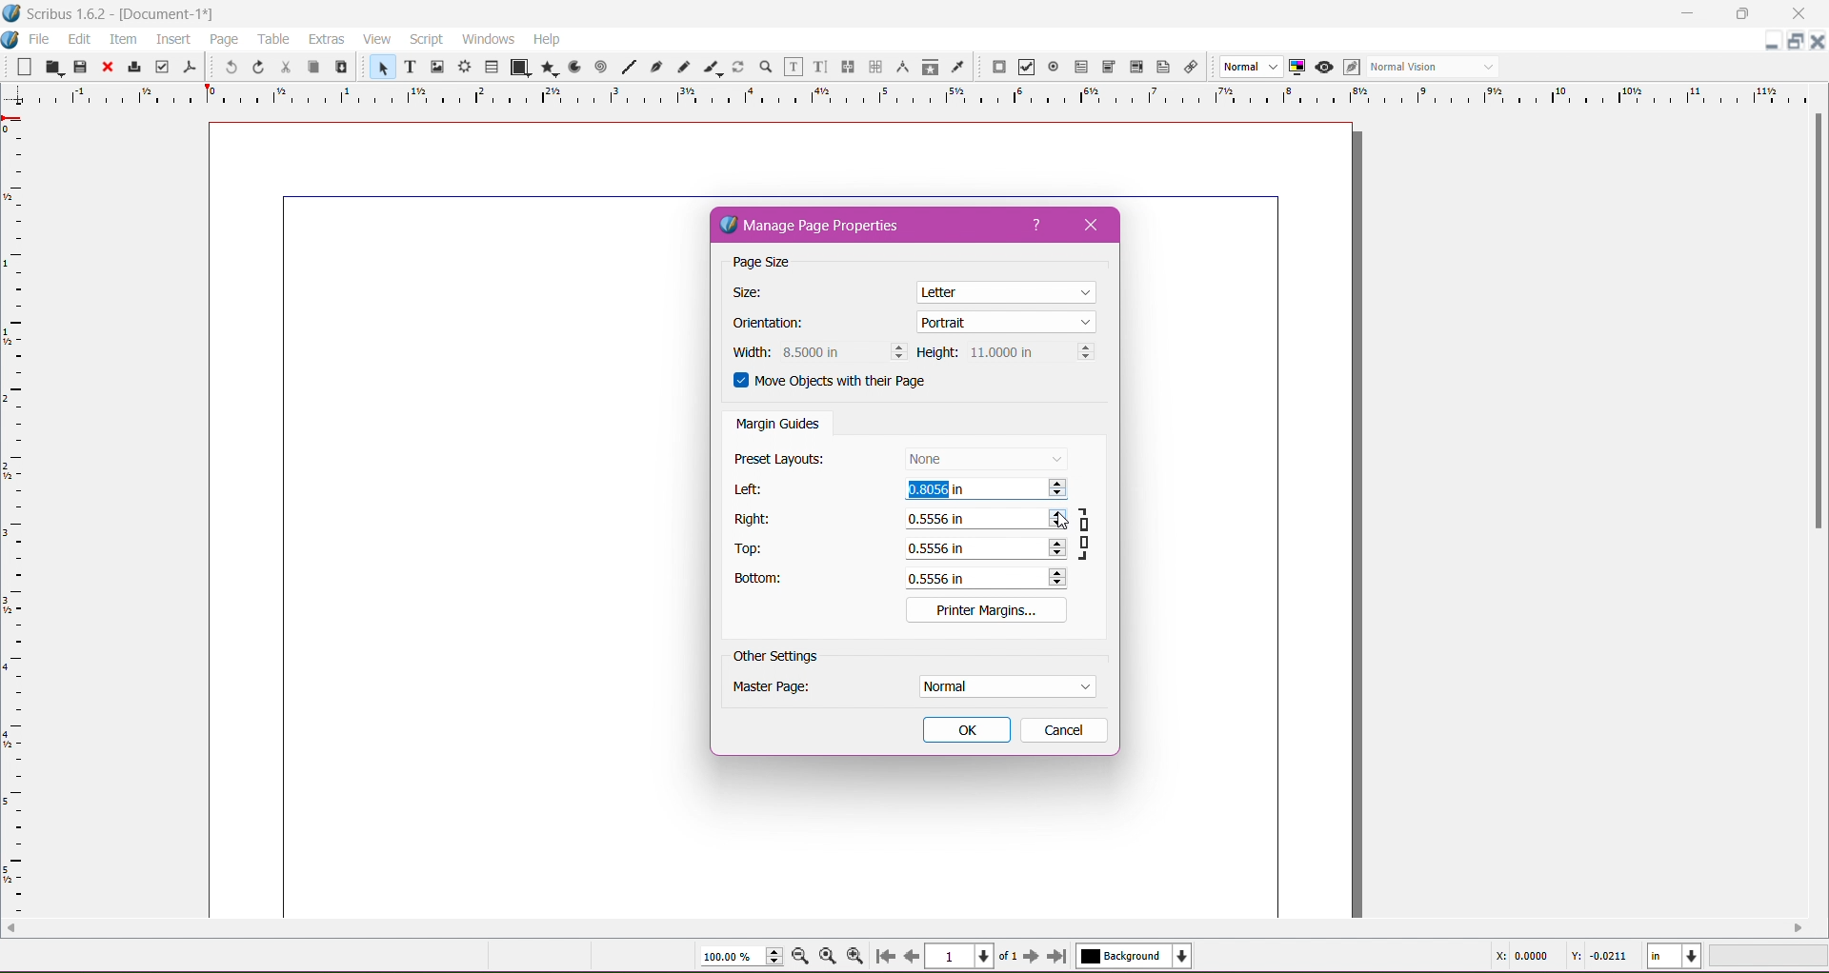  What do you see at coordinates (905, 928) in the screenshot?
I see `Horizontal Scroll Bar` at bounding box center [905, 928].